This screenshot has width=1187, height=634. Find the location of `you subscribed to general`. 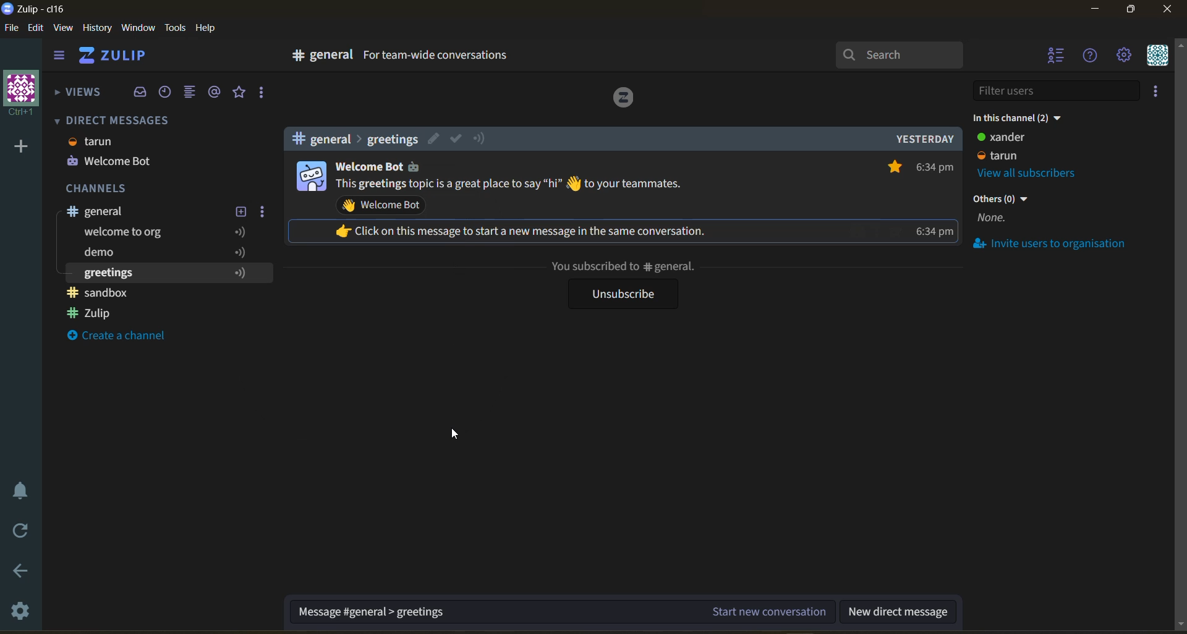

you subscribed to general is located at coordinates (622, 267).